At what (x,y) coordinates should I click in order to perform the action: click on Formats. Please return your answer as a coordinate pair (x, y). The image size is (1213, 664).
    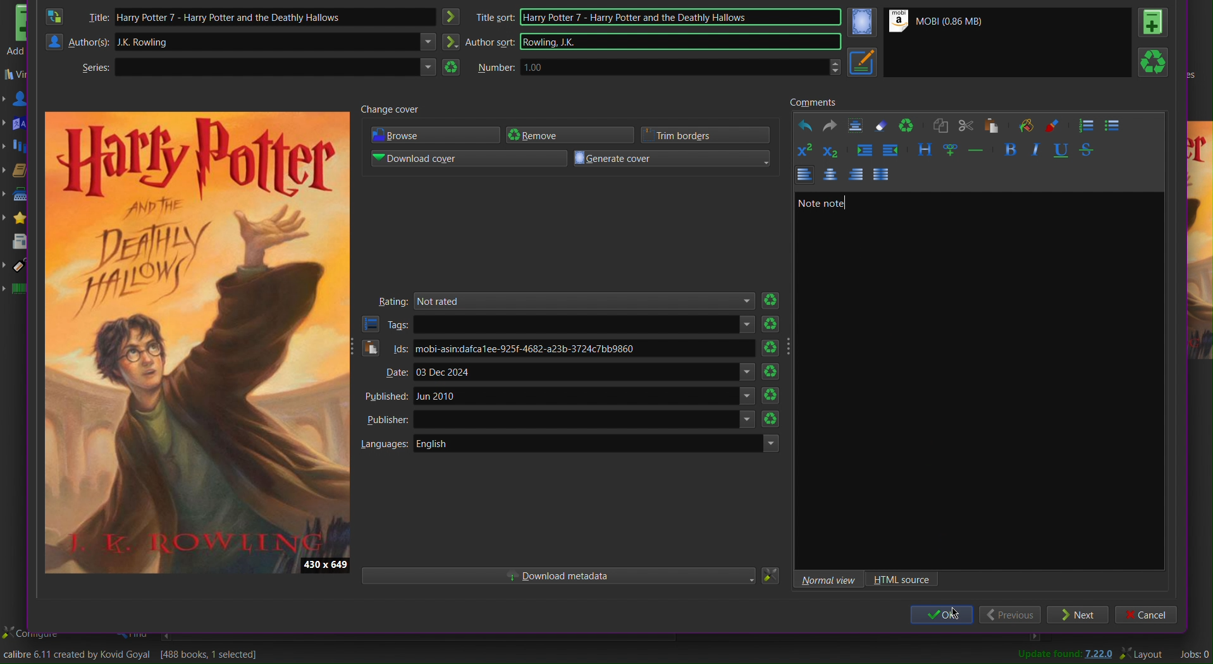
    Looking at the image, I should click on (21, 172).